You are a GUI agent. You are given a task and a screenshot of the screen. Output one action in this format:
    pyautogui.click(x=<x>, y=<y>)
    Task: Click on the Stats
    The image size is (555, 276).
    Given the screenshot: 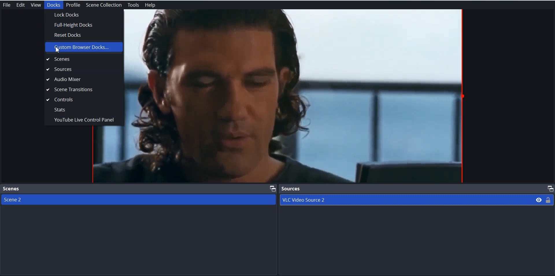 What is the action you would take?
    pyautogui.click(x=84, y=110)
    